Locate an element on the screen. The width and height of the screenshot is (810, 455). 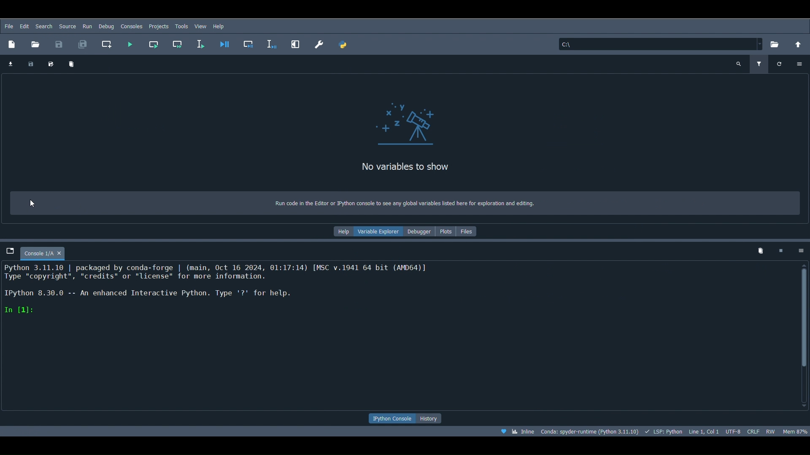
File EOL Status is located at coordinates (754, 430).